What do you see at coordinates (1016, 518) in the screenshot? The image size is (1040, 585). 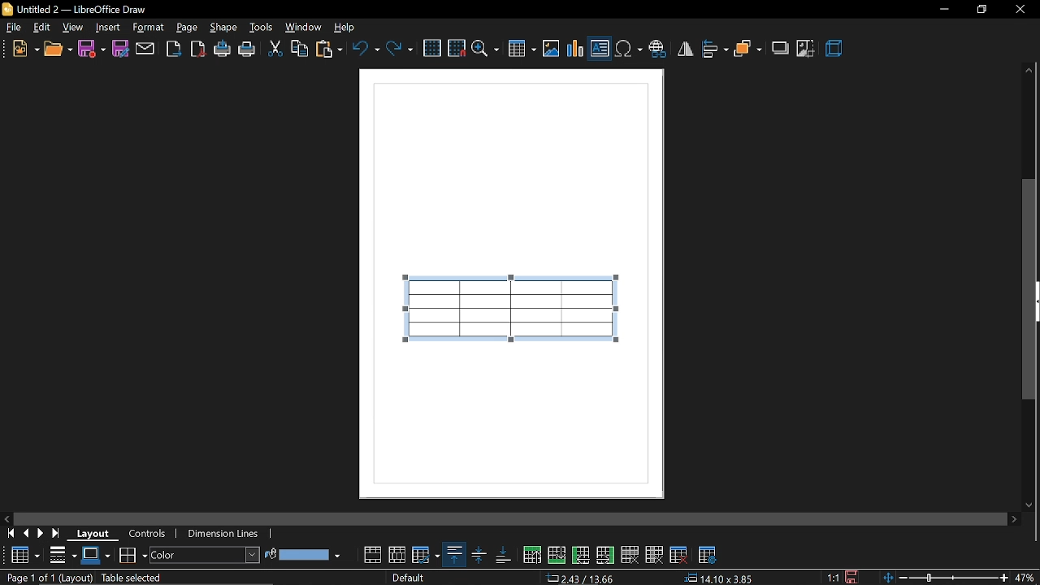 I see `move right` at bounding box center [1016, 518].